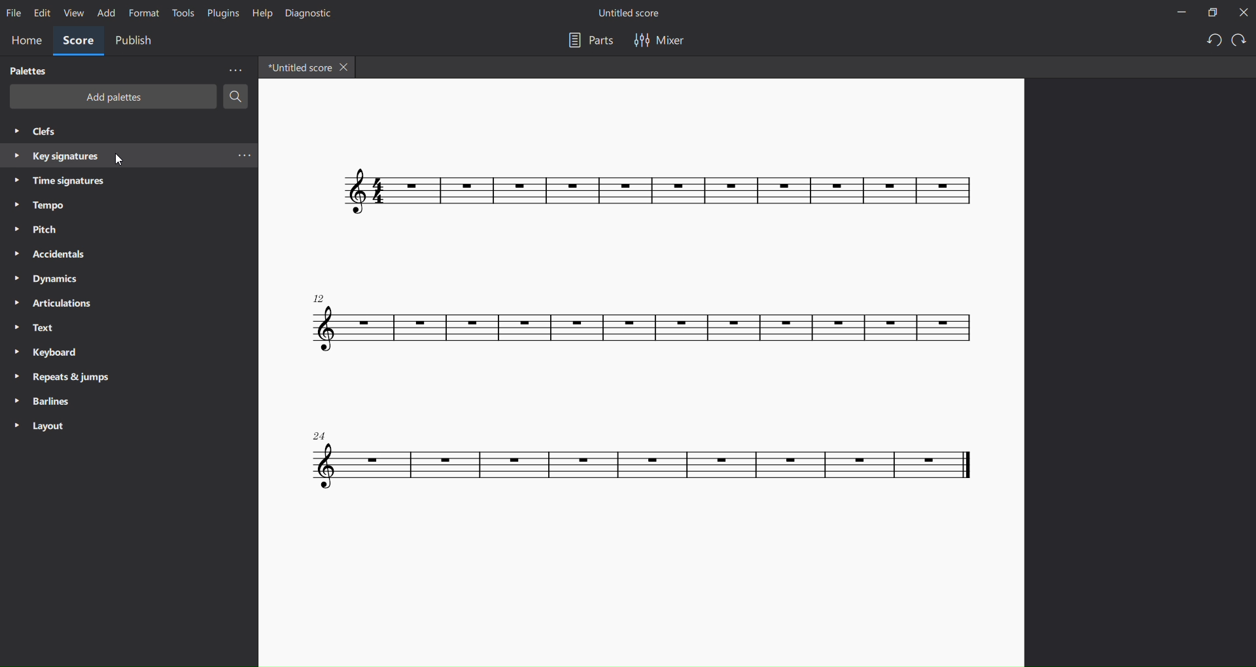 The height and width of the screenshot is (667, 1256). I want to click on key signatures, so click(55, 154).